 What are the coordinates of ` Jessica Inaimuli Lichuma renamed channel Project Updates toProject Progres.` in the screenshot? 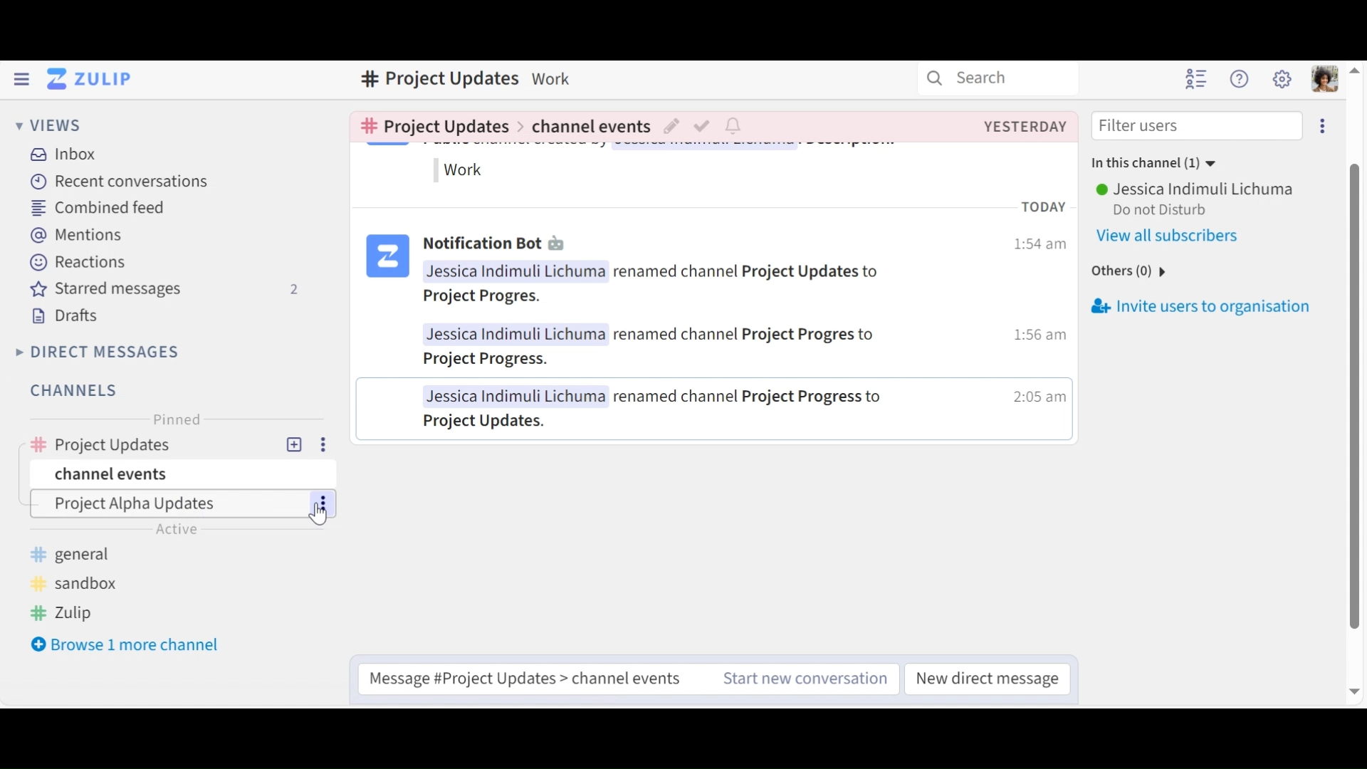 It's located at (652, 286).